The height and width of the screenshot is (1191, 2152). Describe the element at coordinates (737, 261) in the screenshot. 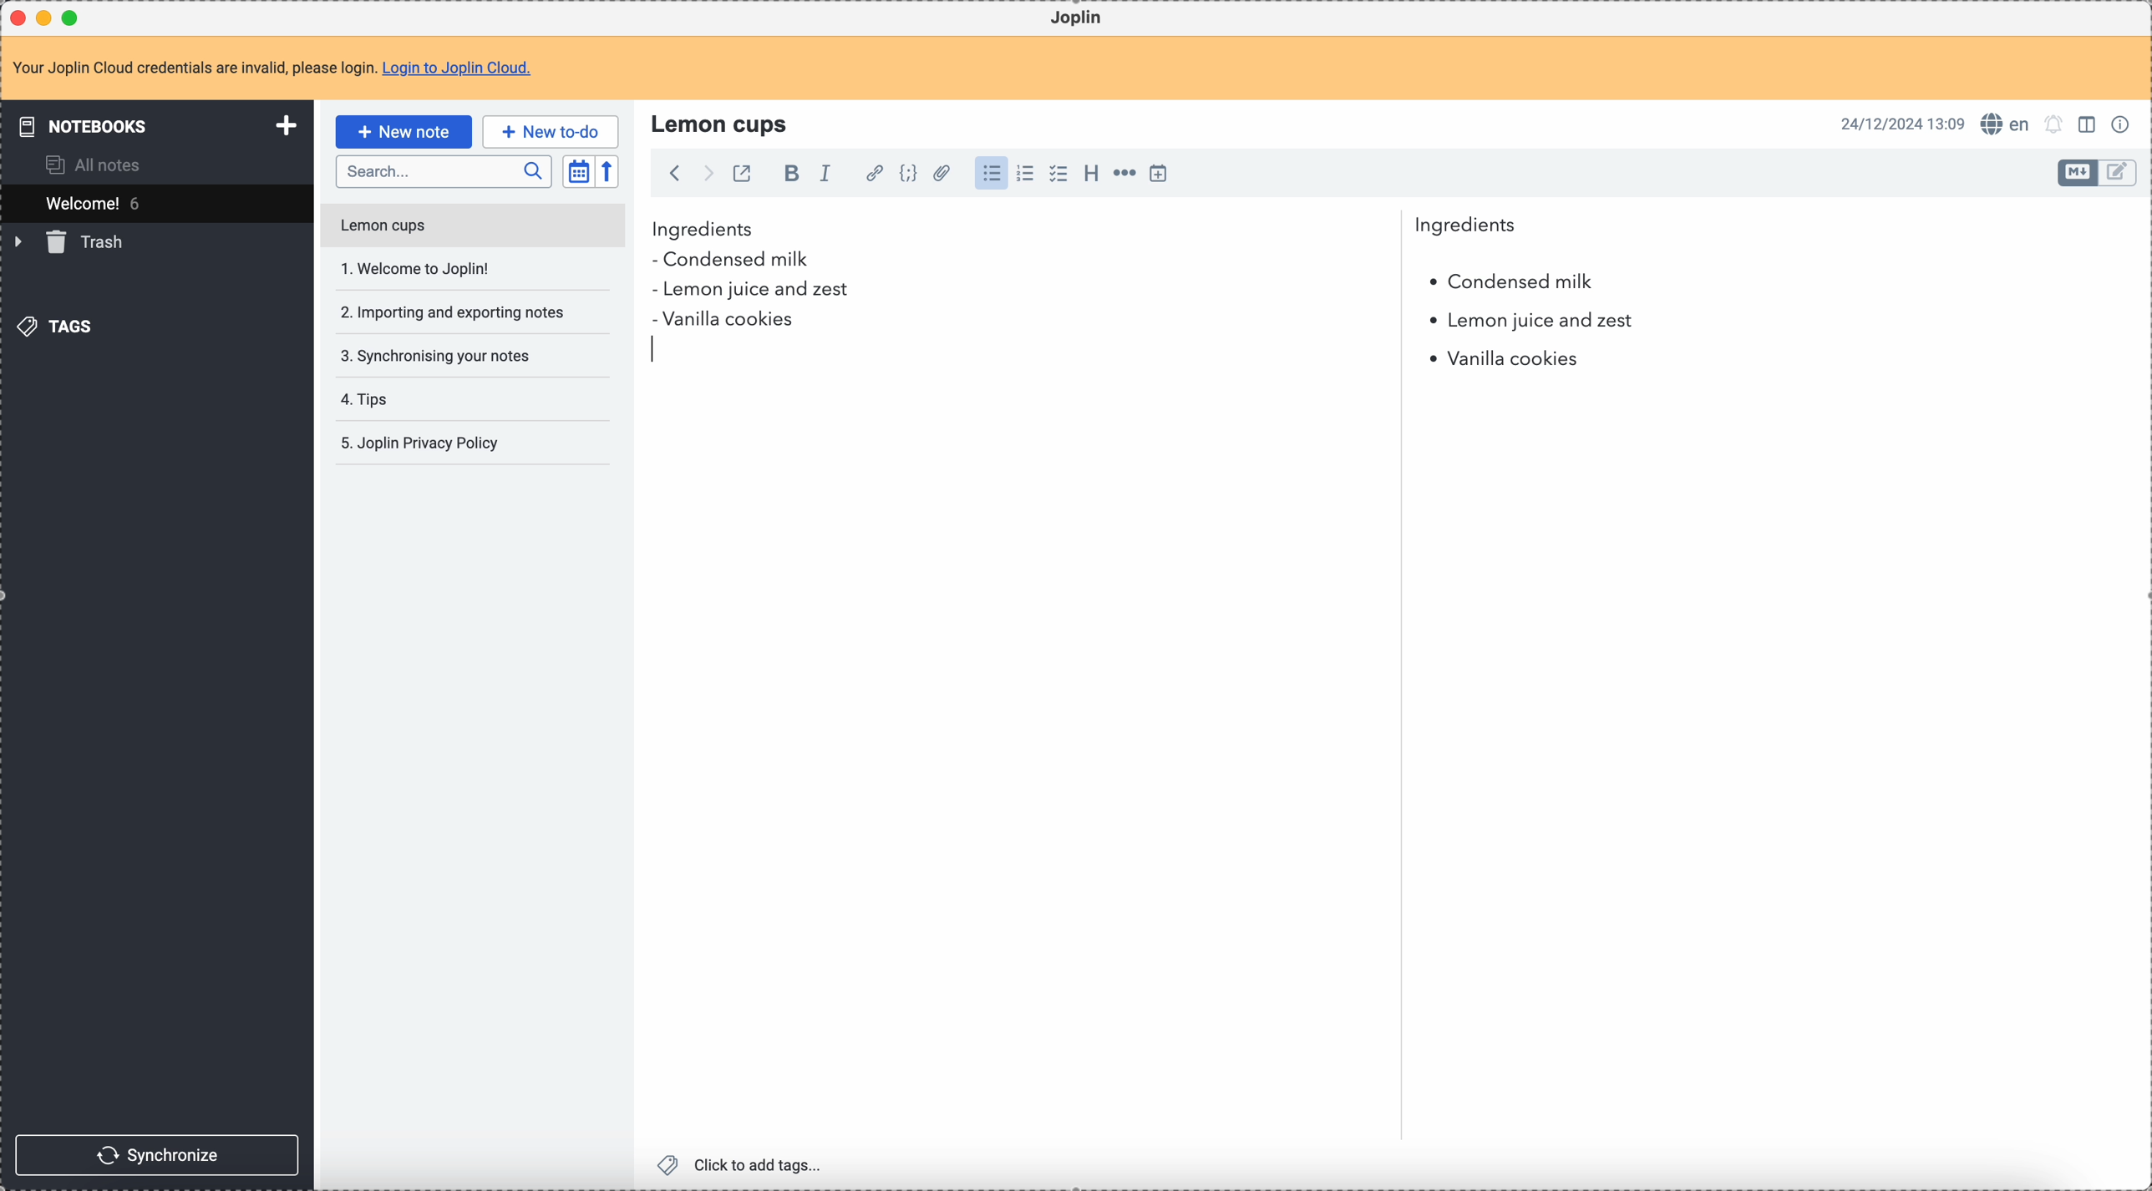

I see `condensed milk` at that location.